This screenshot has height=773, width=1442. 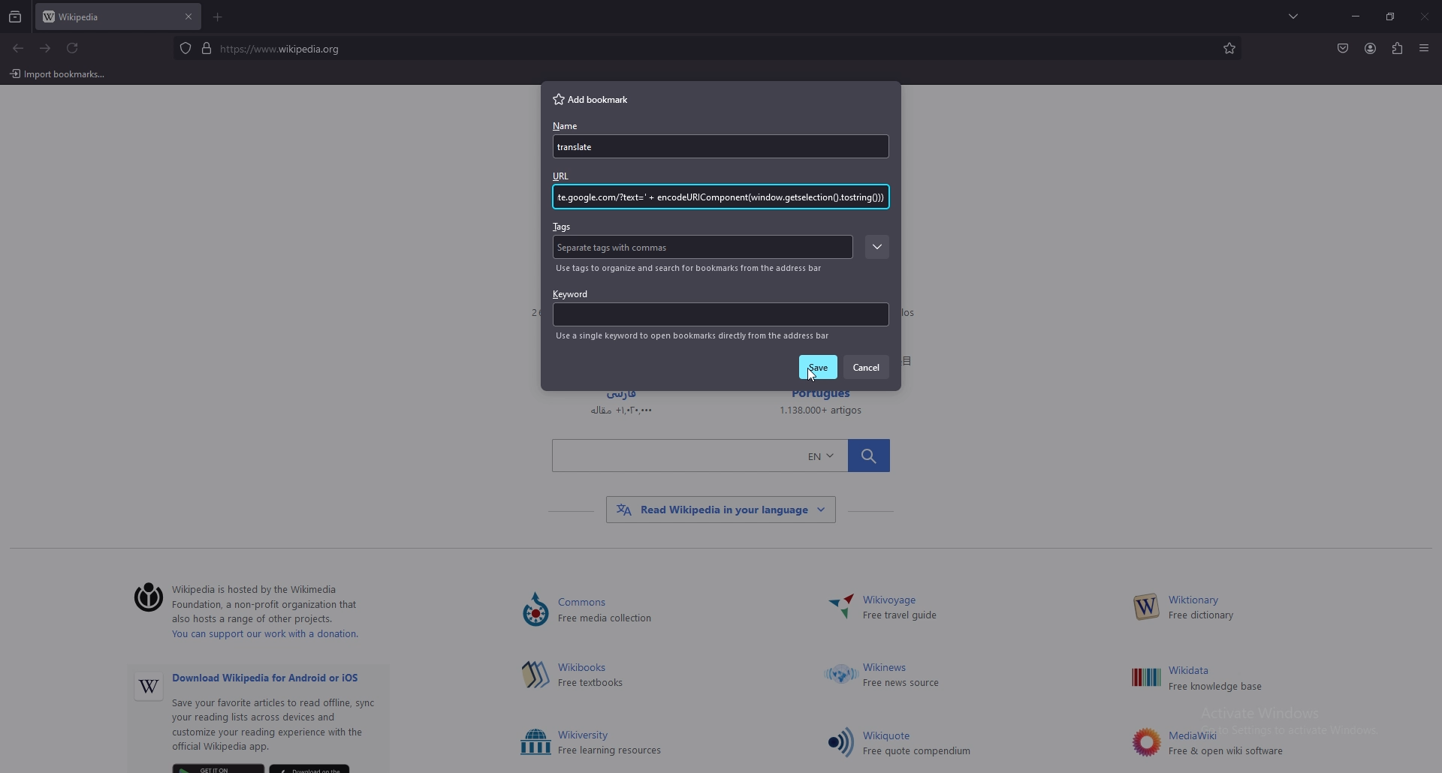 What do you see at coordinates (875, 248) in the screenshot?
I see `expand` at bounding box center [875, 248].